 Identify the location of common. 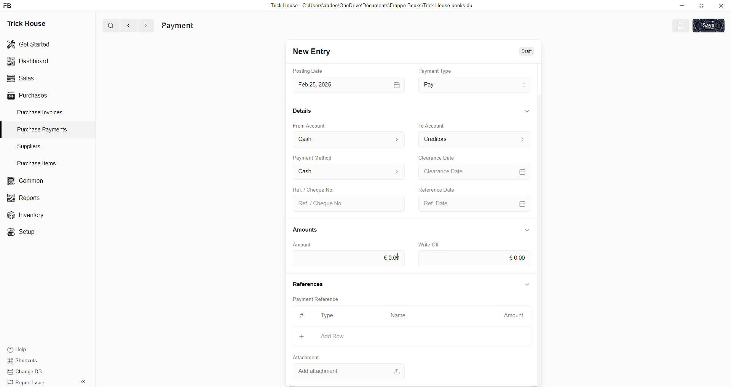
(27, 181).